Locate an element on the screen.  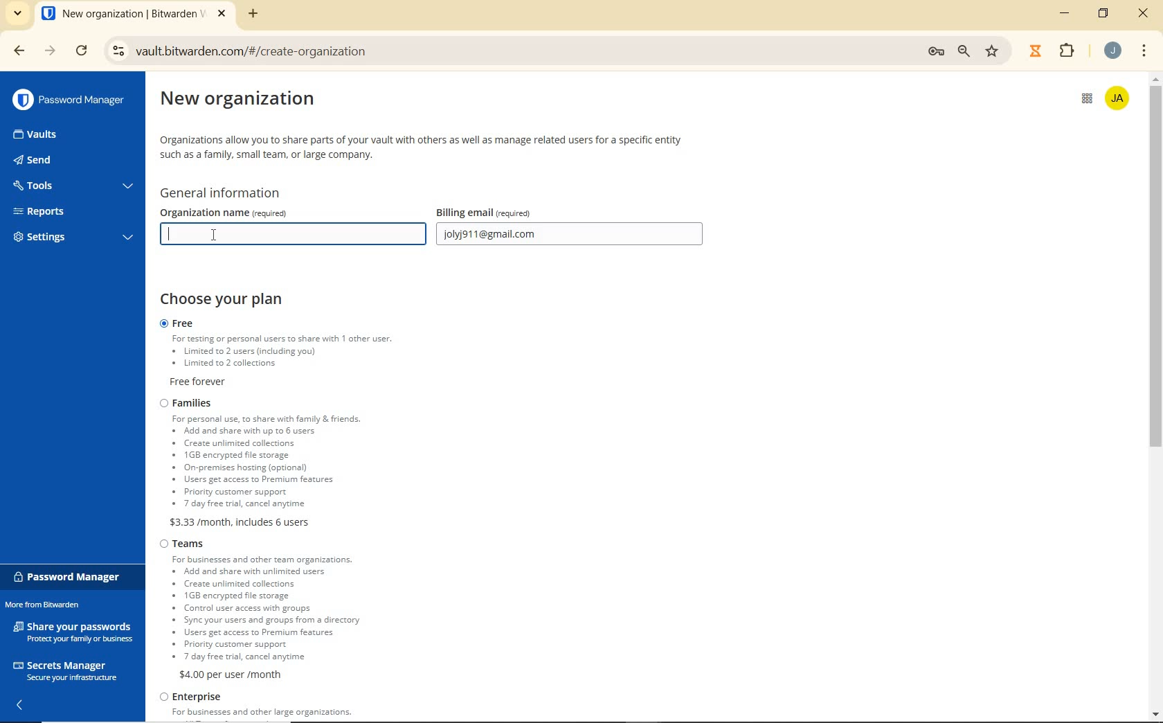
add tab is located at coordinates (253, 13).